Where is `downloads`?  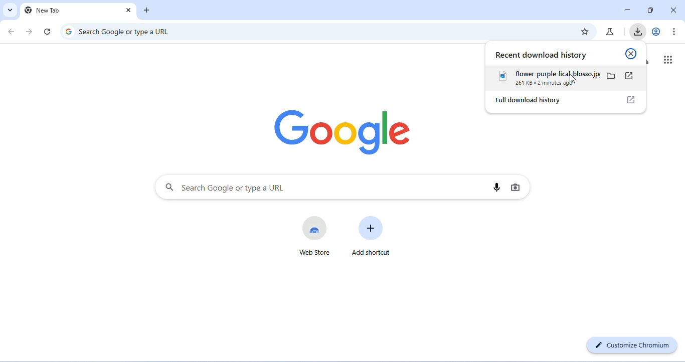
downloads is located at coordinates (638, 31).